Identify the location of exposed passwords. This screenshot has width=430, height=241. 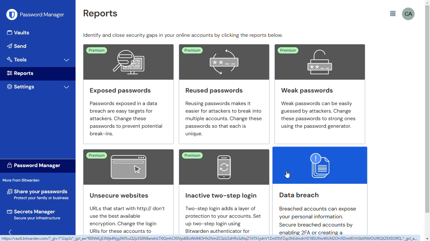
(124, 61).